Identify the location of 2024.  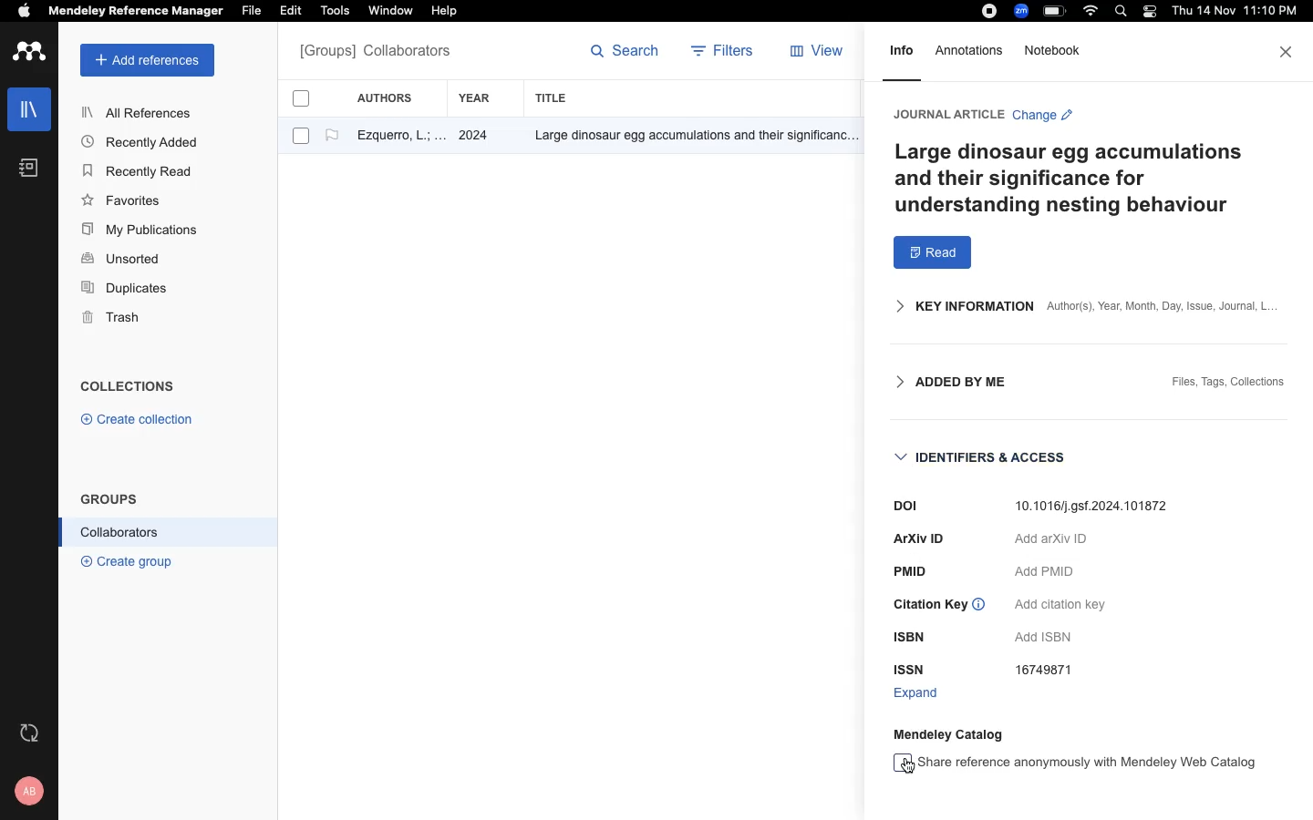
(476, 137).